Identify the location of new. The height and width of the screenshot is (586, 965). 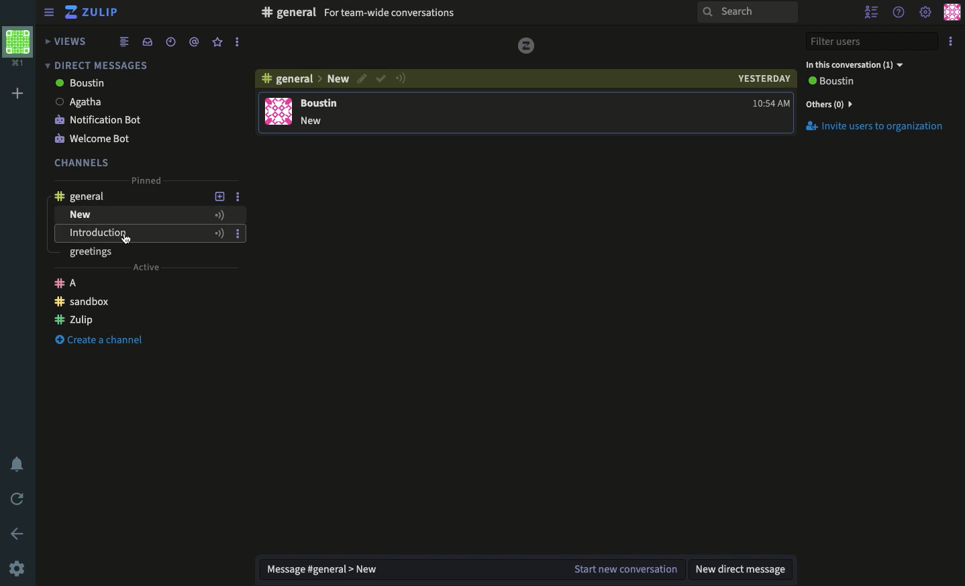
(128, 215).